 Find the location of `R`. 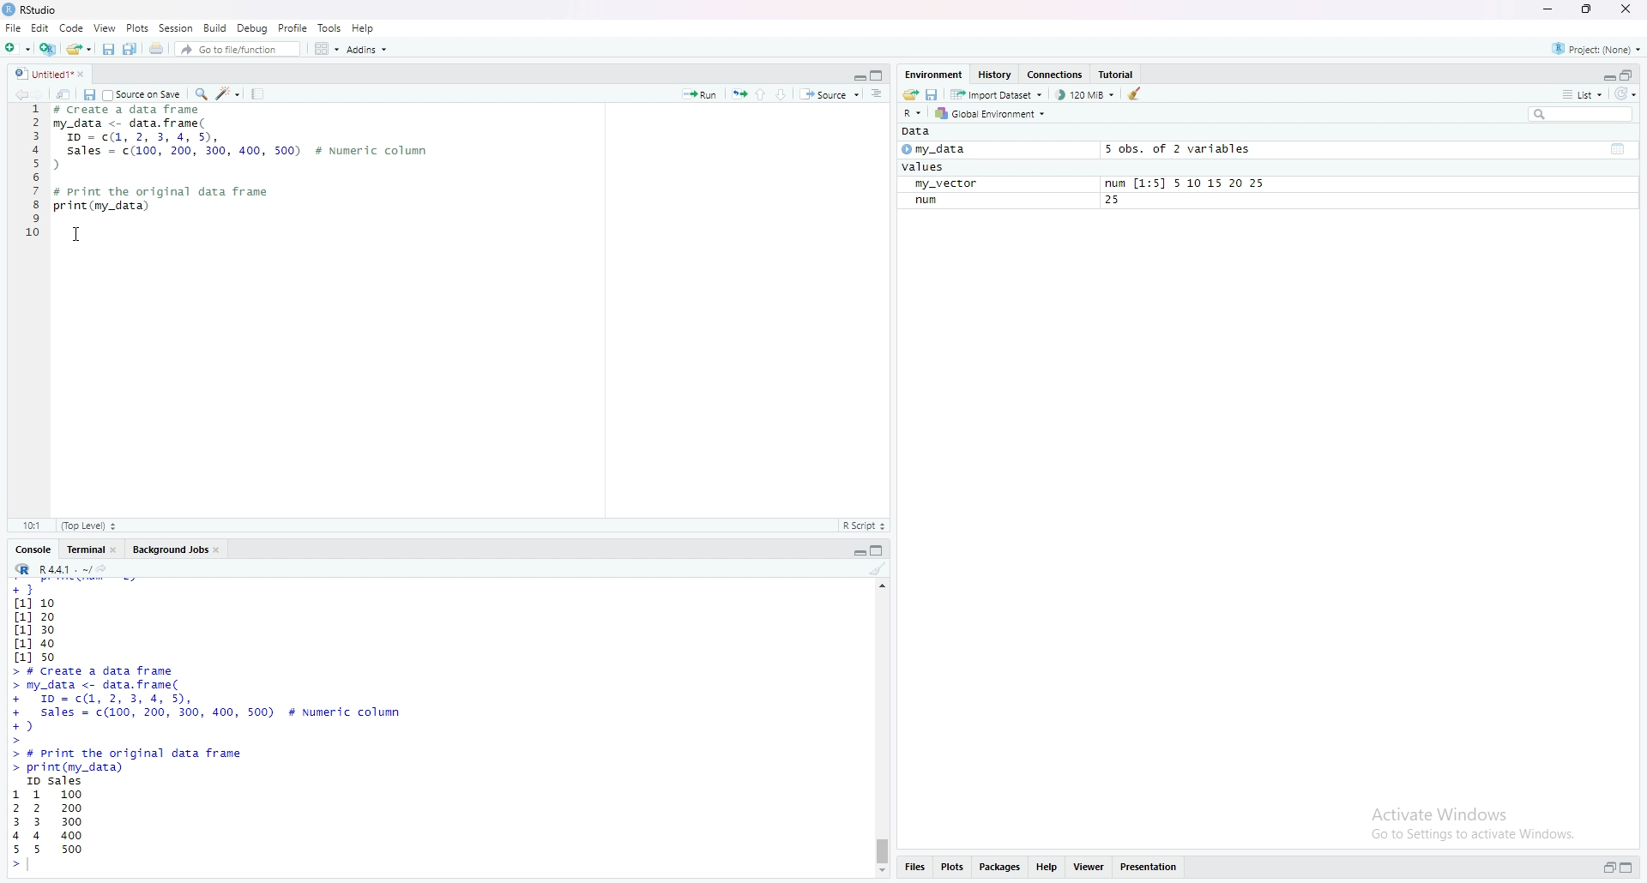

R is located at coordinates (22, 570).